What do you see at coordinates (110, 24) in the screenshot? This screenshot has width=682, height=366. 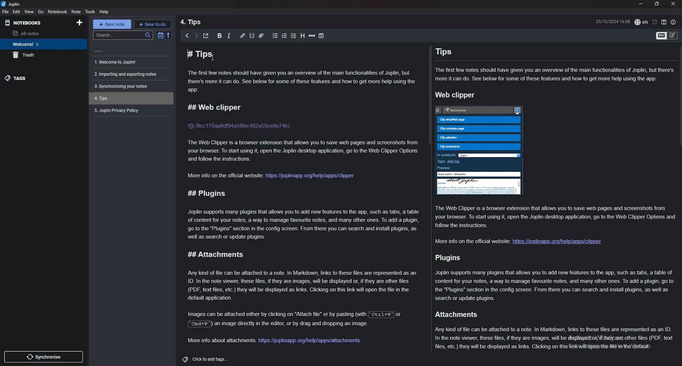 I see `new note` at bounding box center [110, 24].